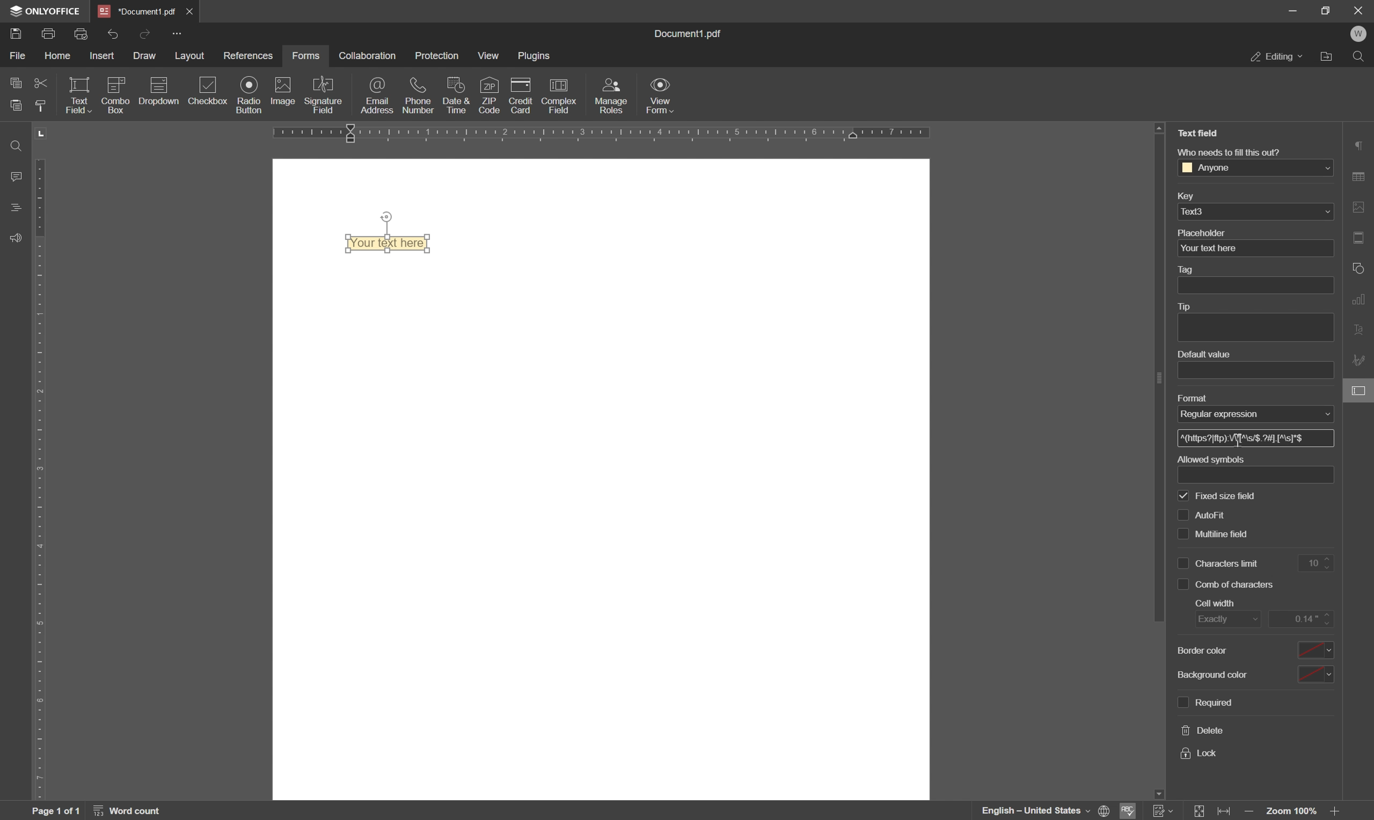  What do you see at coordinates (1361, 332) in the screenshot?
I see `text art settings` at bounding box center [1361, 332].